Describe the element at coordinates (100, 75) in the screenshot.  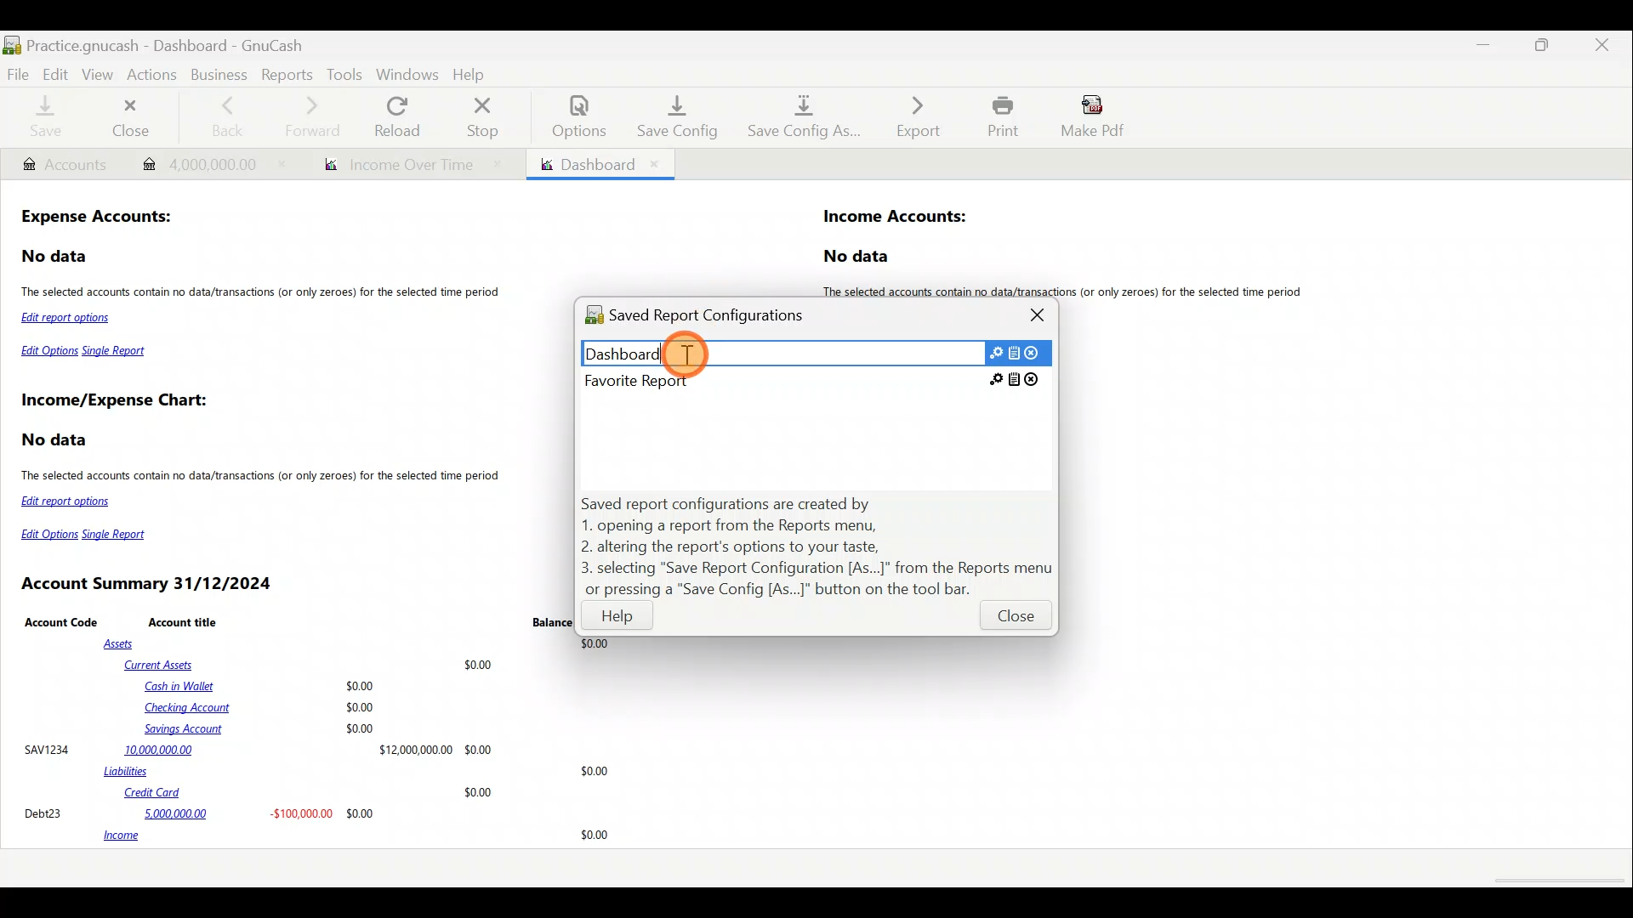
I see `View` at that location.